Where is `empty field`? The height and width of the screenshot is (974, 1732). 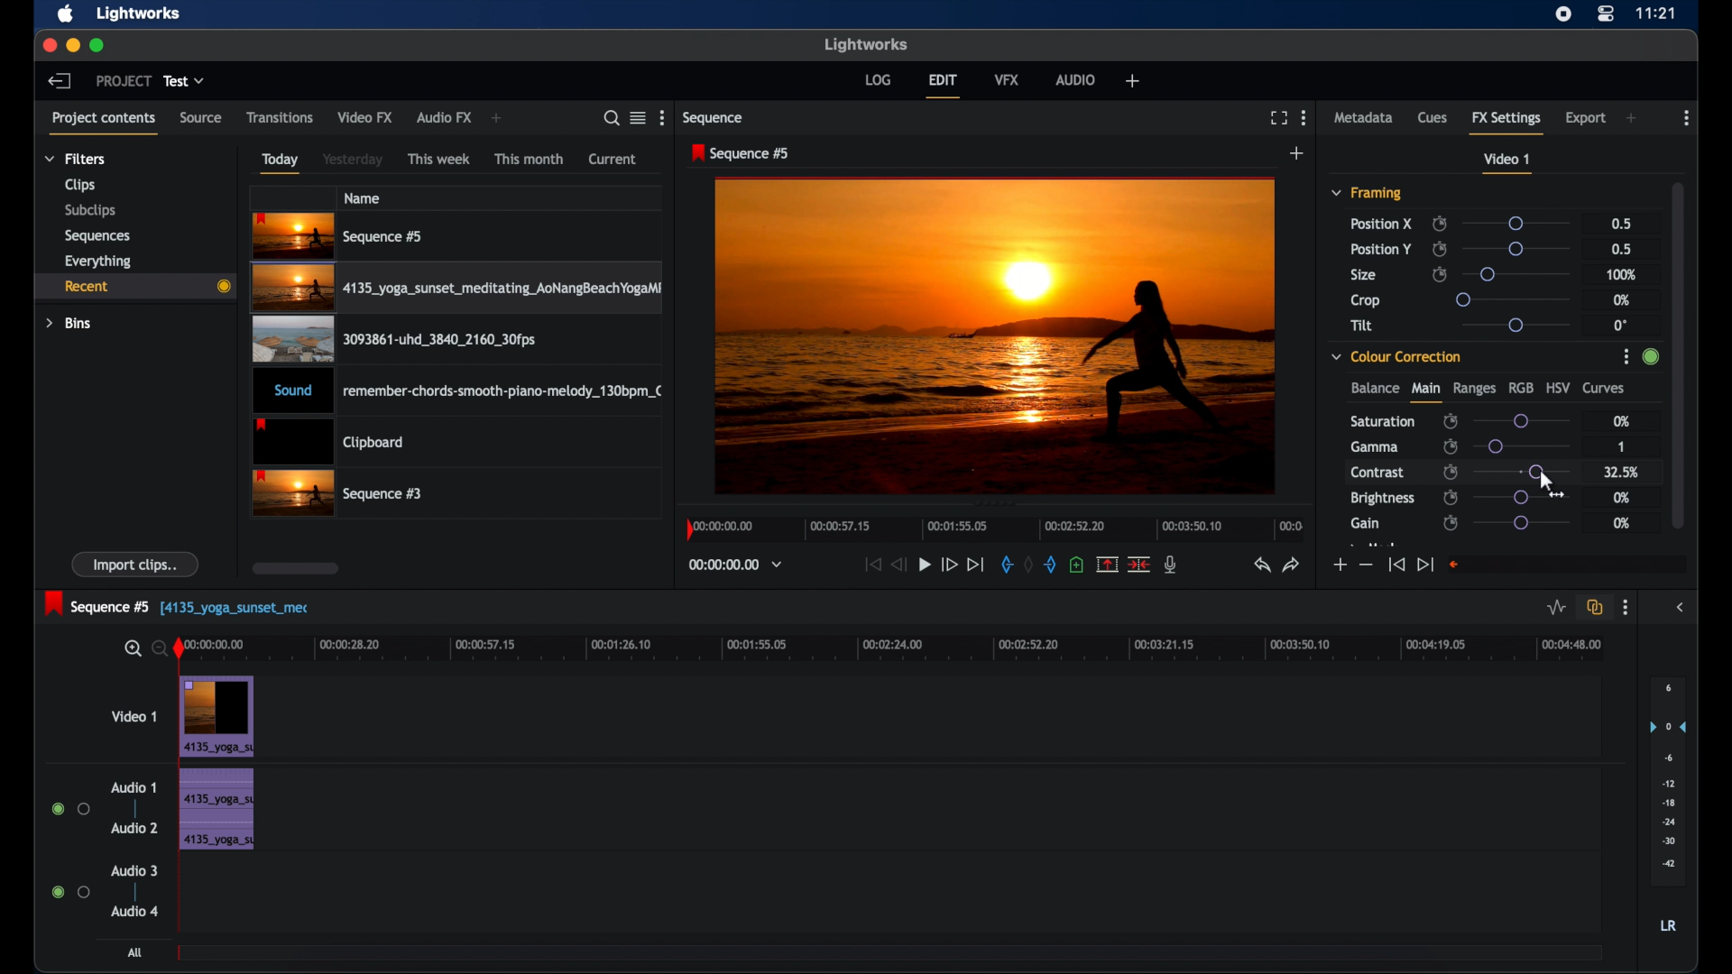 empty field is located at coordinates (1566, 565).